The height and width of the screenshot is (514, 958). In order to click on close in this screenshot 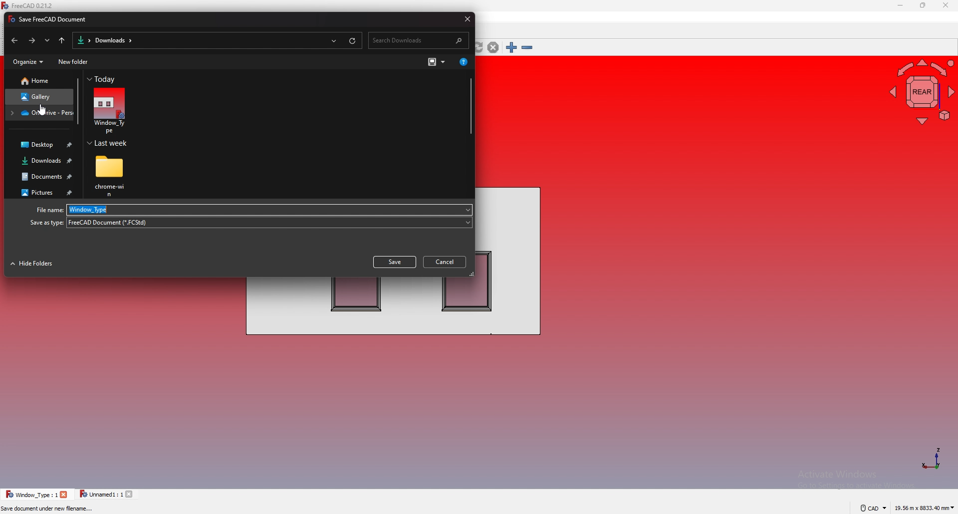, I will do `click(945, 5)`.